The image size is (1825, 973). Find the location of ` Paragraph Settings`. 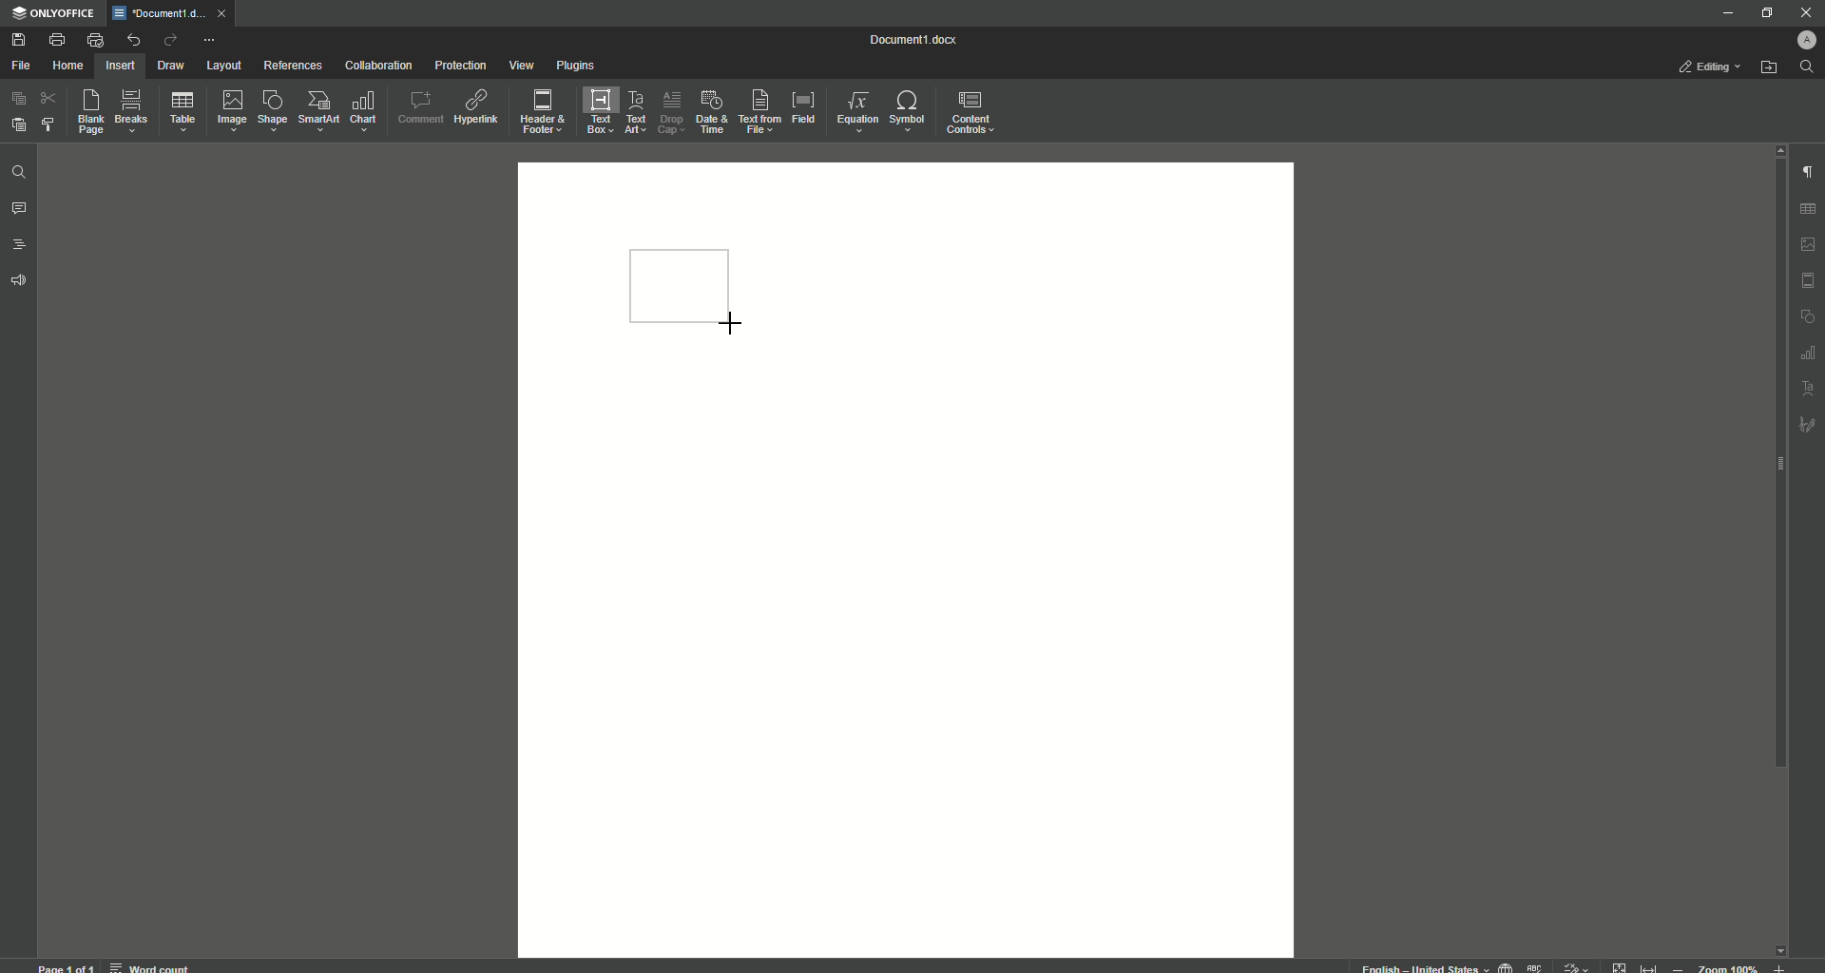

 Paragraph Settings is located at coordinates (1806, 171).